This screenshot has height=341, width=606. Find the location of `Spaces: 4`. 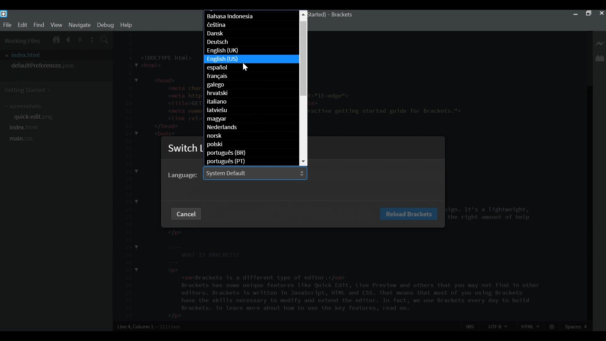

Spaces: 4 is located at coordinates (577, 326).